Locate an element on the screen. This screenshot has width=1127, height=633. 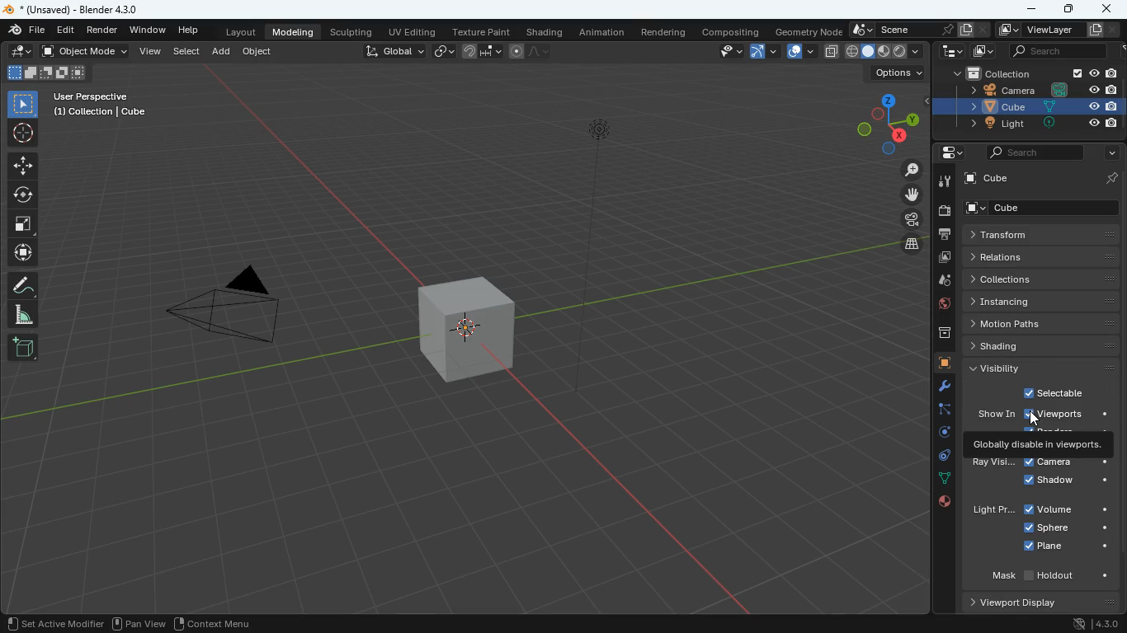
uv editing is located at coordinates (413, 31).